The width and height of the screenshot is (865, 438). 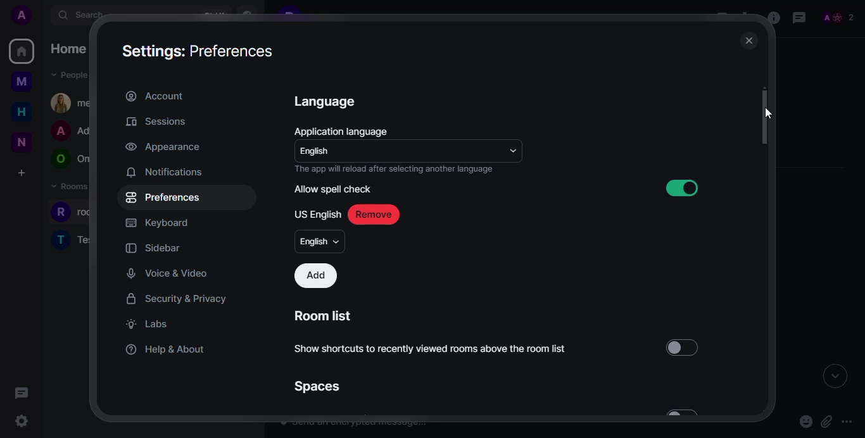 I want to click on Show shortcuts to recently viewed rooms above the room list, so click(x=441, y=353).